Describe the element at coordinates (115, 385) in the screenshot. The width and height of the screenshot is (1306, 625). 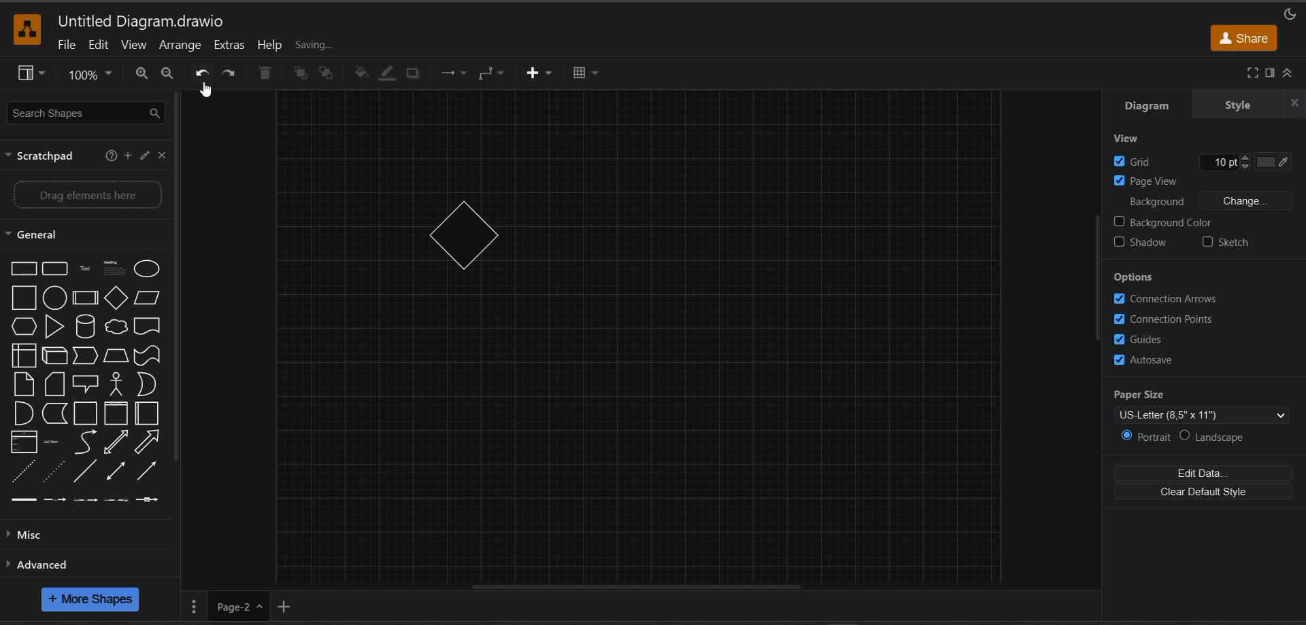
I see `Actor` at that location.